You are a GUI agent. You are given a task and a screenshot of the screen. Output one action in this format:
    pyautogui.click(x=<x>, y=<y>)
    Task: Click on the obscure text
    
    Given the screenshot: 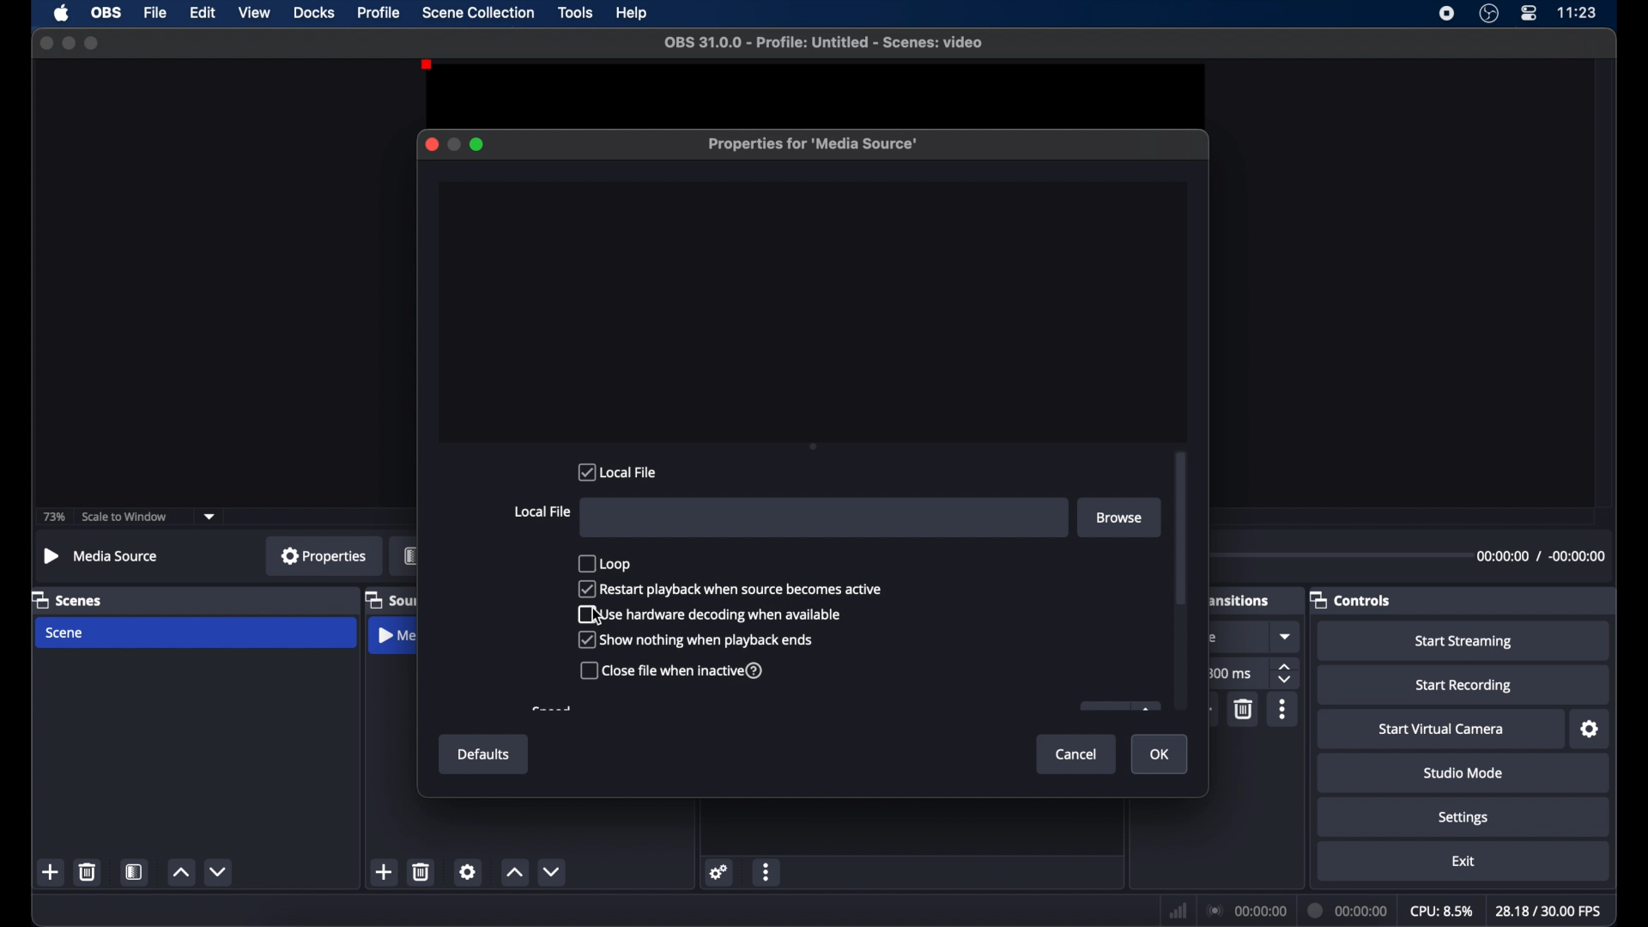 What is the action you would take?
    pyautogui.click(x=551, y=709)
    